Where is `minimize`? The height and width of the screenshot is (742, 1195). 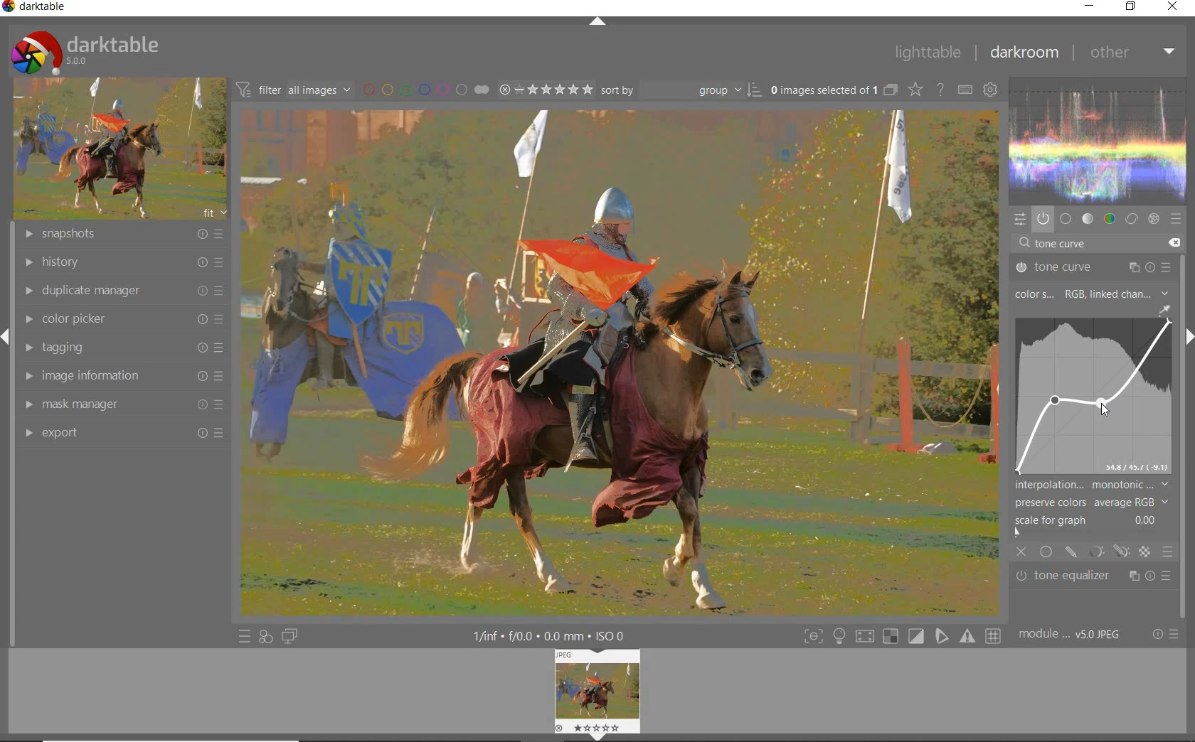 minimize is located at coordinates (1092, 6).